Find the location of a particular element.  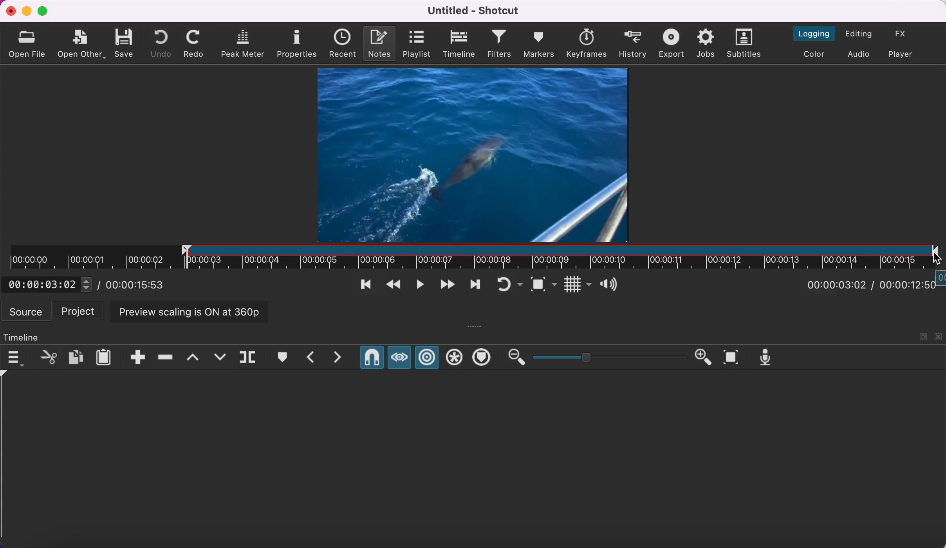

timeline is located at coordinates (459, 44).